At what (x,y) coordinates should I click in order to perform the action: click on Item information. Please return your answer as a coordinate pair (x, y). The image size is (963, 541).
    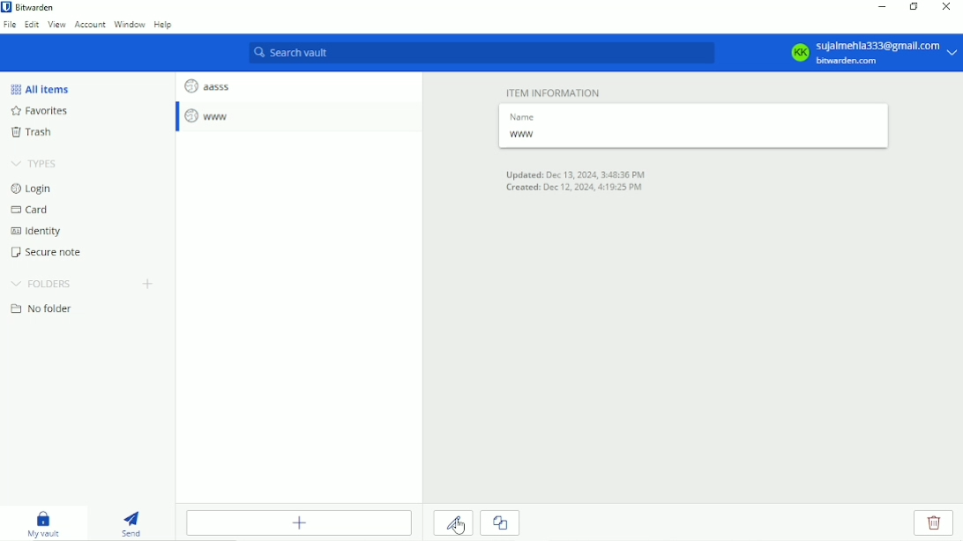
    Looking at the image, I should click on (548, 90).